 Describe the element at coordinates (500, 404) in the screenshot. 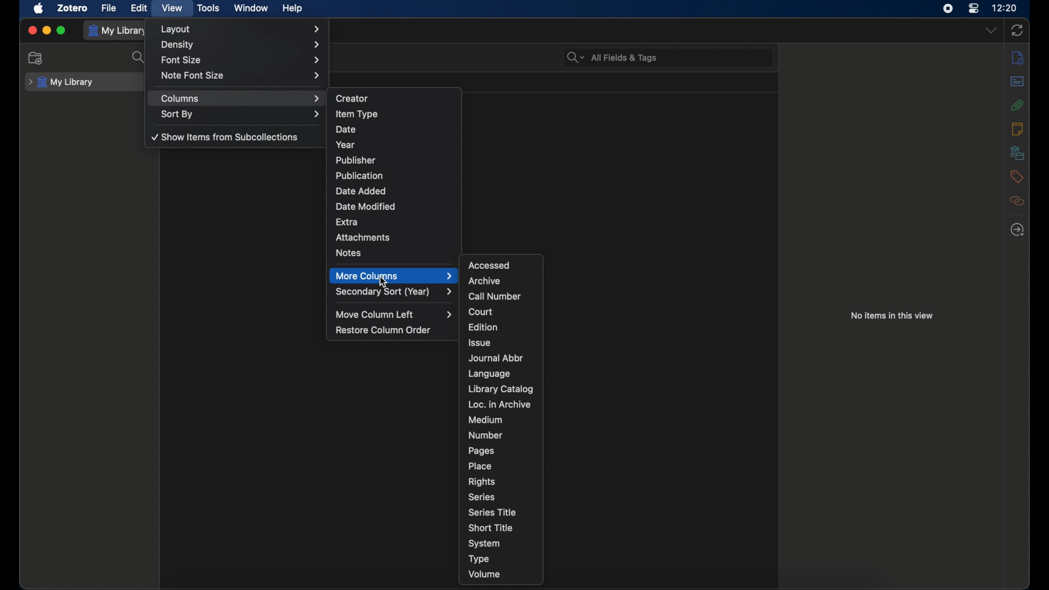

I see `loc. in archive` at that location.